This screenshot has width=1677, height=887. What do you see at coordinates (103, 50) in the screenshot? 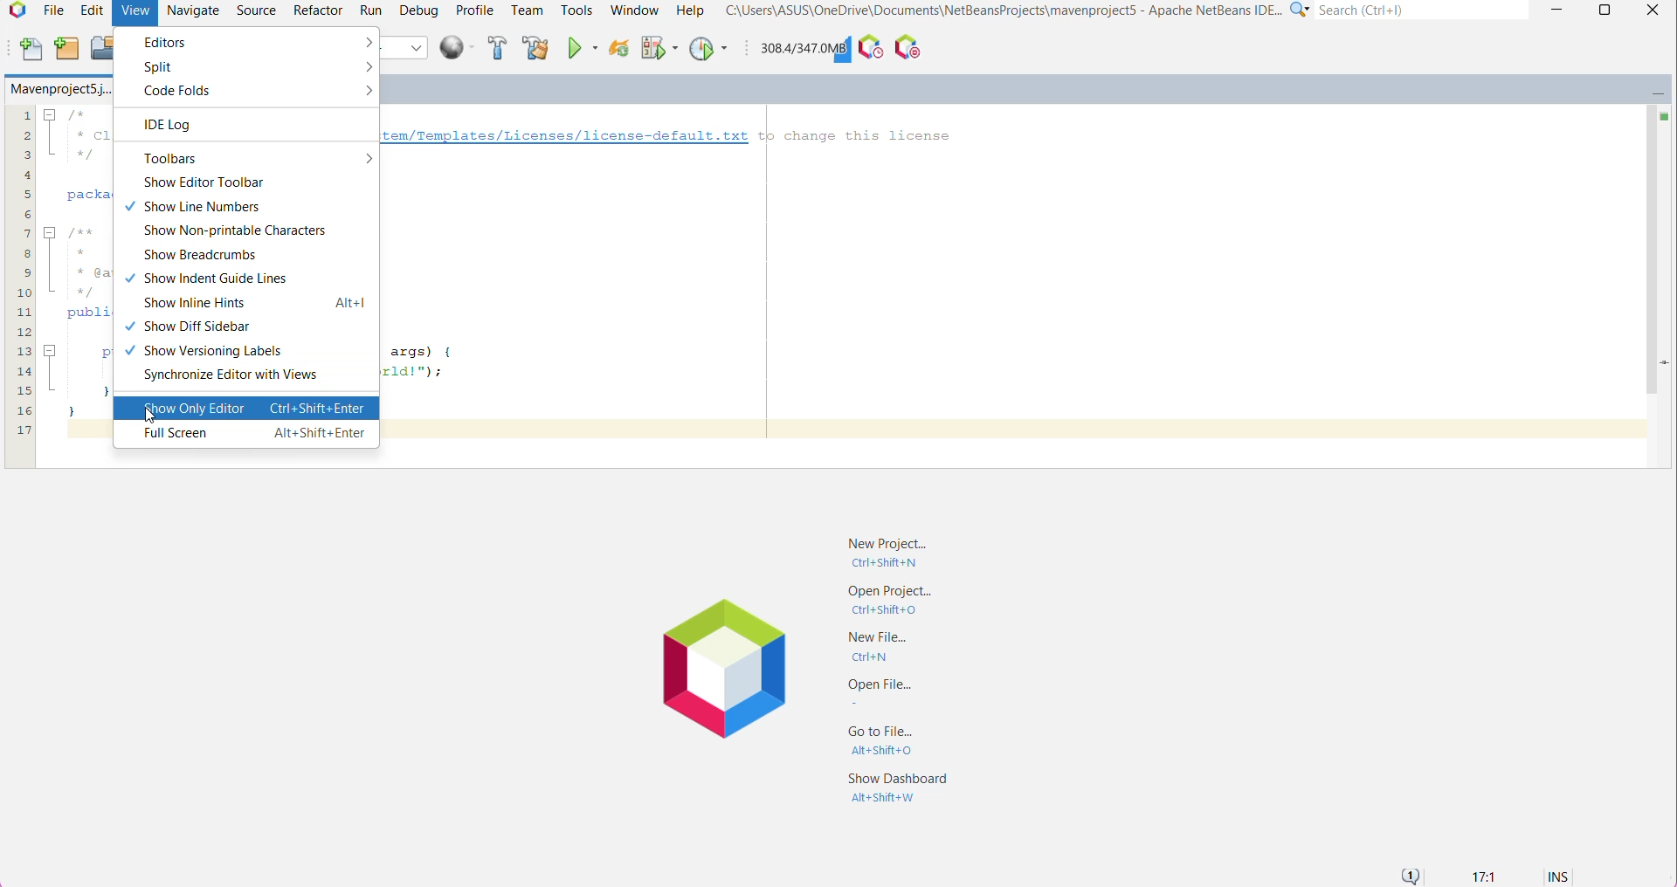
I see `Open Project` at bounding box center [103, 50].